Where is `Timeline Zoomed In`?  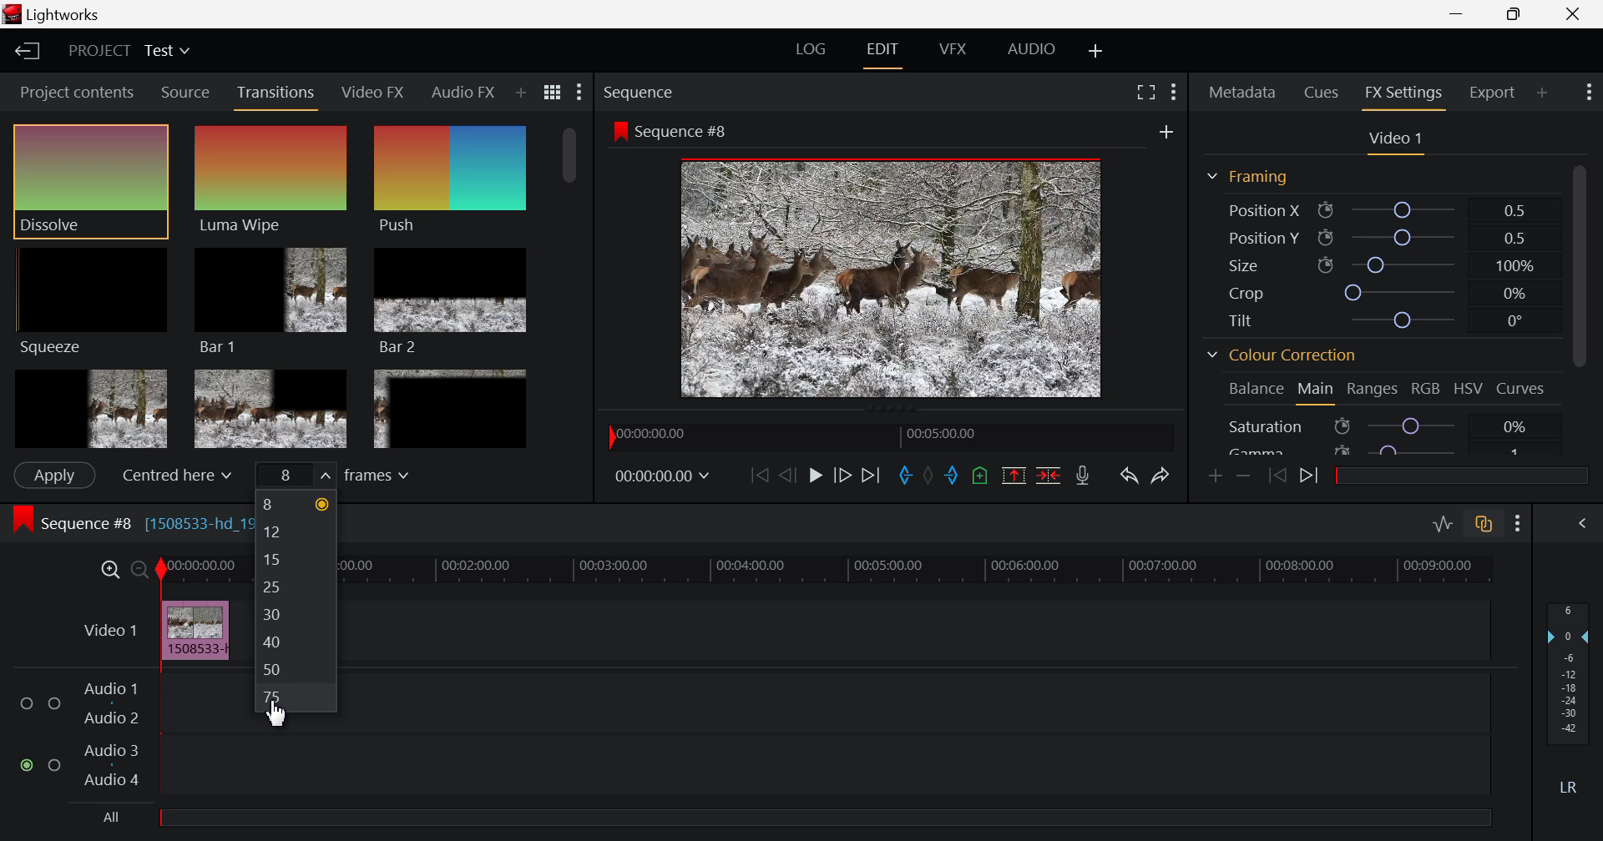
Timeline Zoomed In is located at coordinates (109, 572).